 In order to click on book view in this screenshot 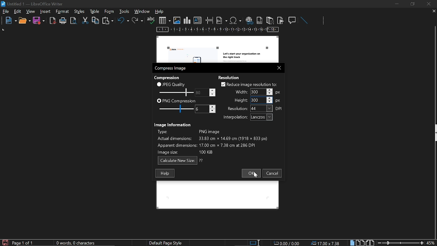, I will do `click(370, 243)`.